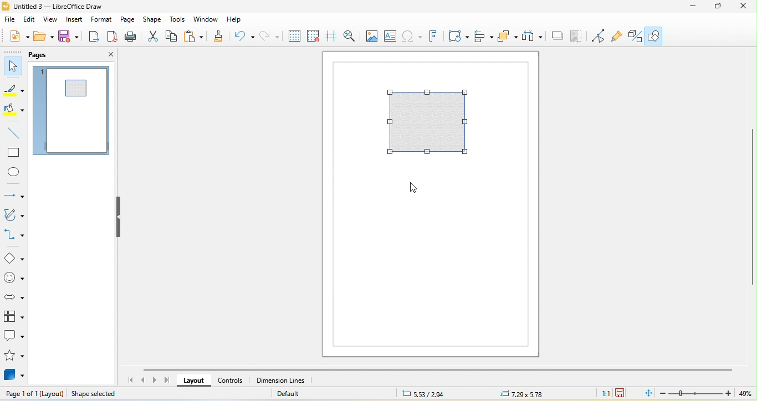 The height and width of the screenshot is (401, 757). Describe the element at coordinates (287, 381) in the screenshot. I see `dimension lines` at that location.